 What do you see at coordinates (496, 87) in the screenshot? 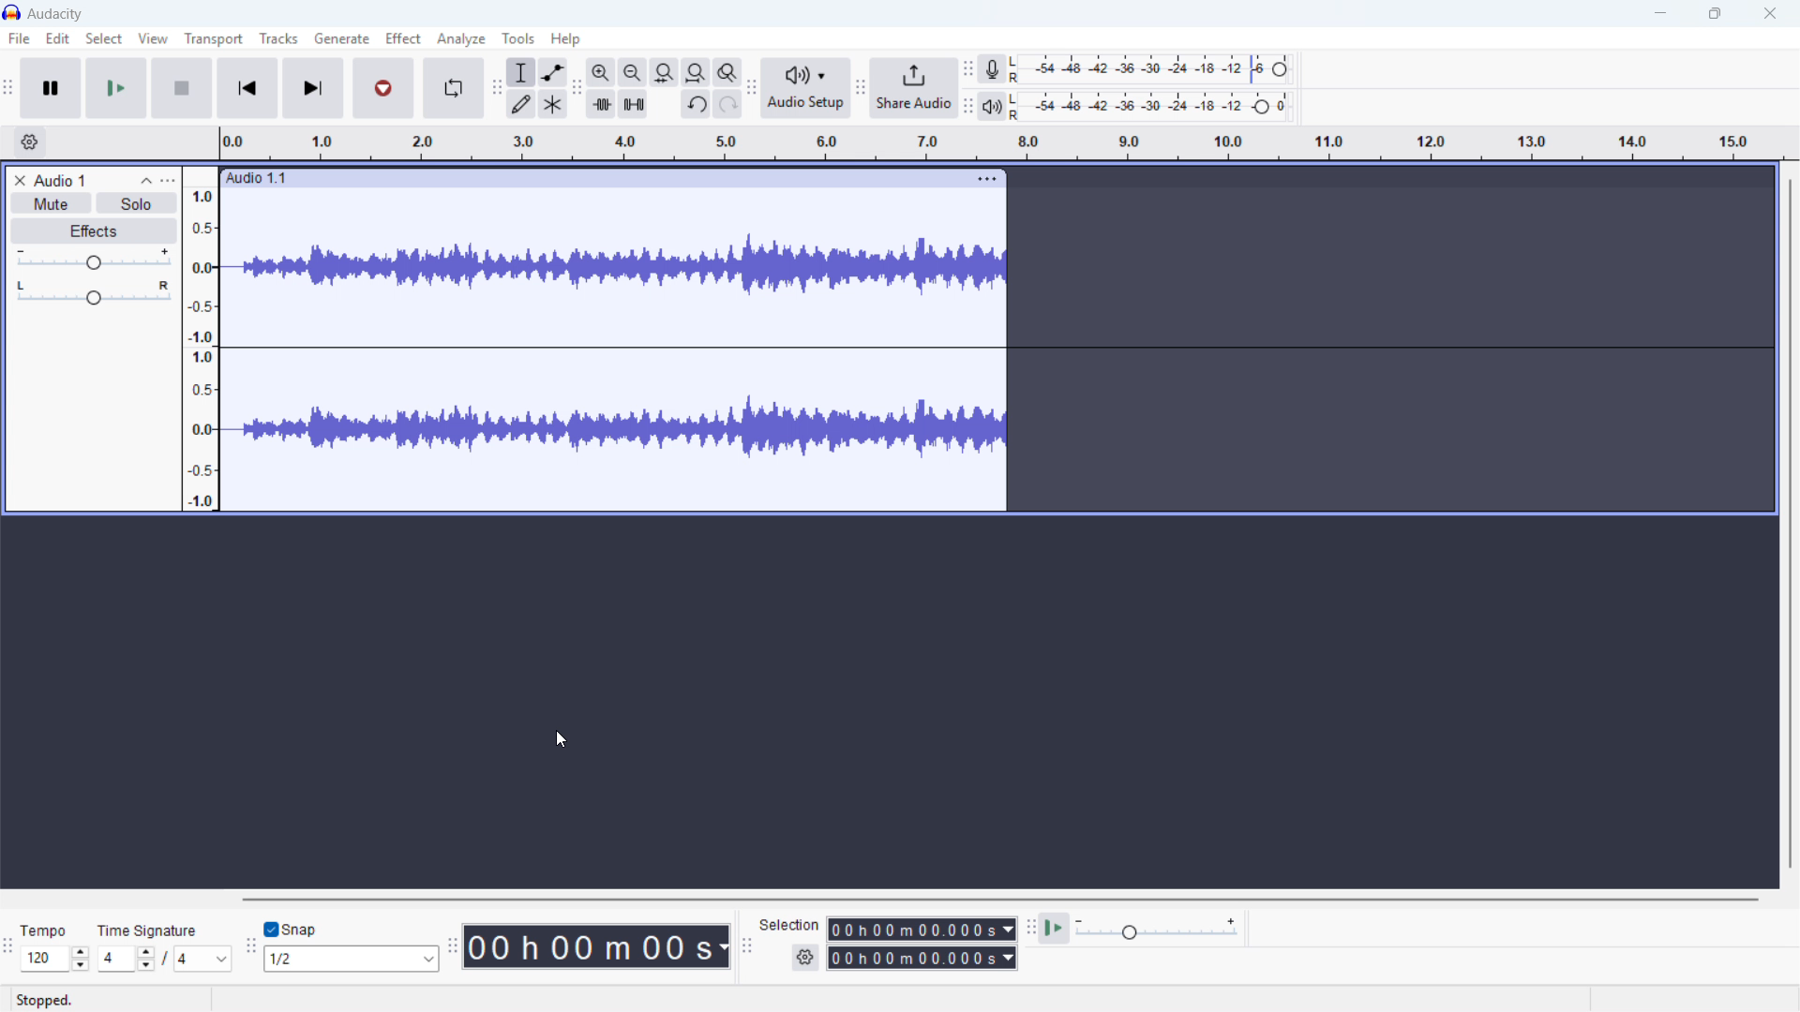
I see `Tools toolbar ` at bounding box center [496, 87].